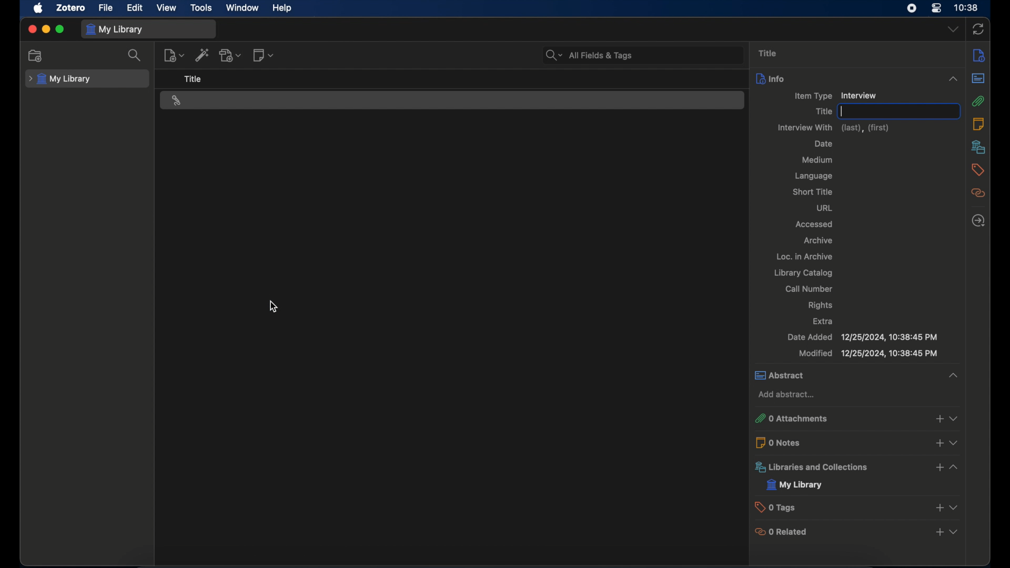  I want to click on add, so click(940, 444).